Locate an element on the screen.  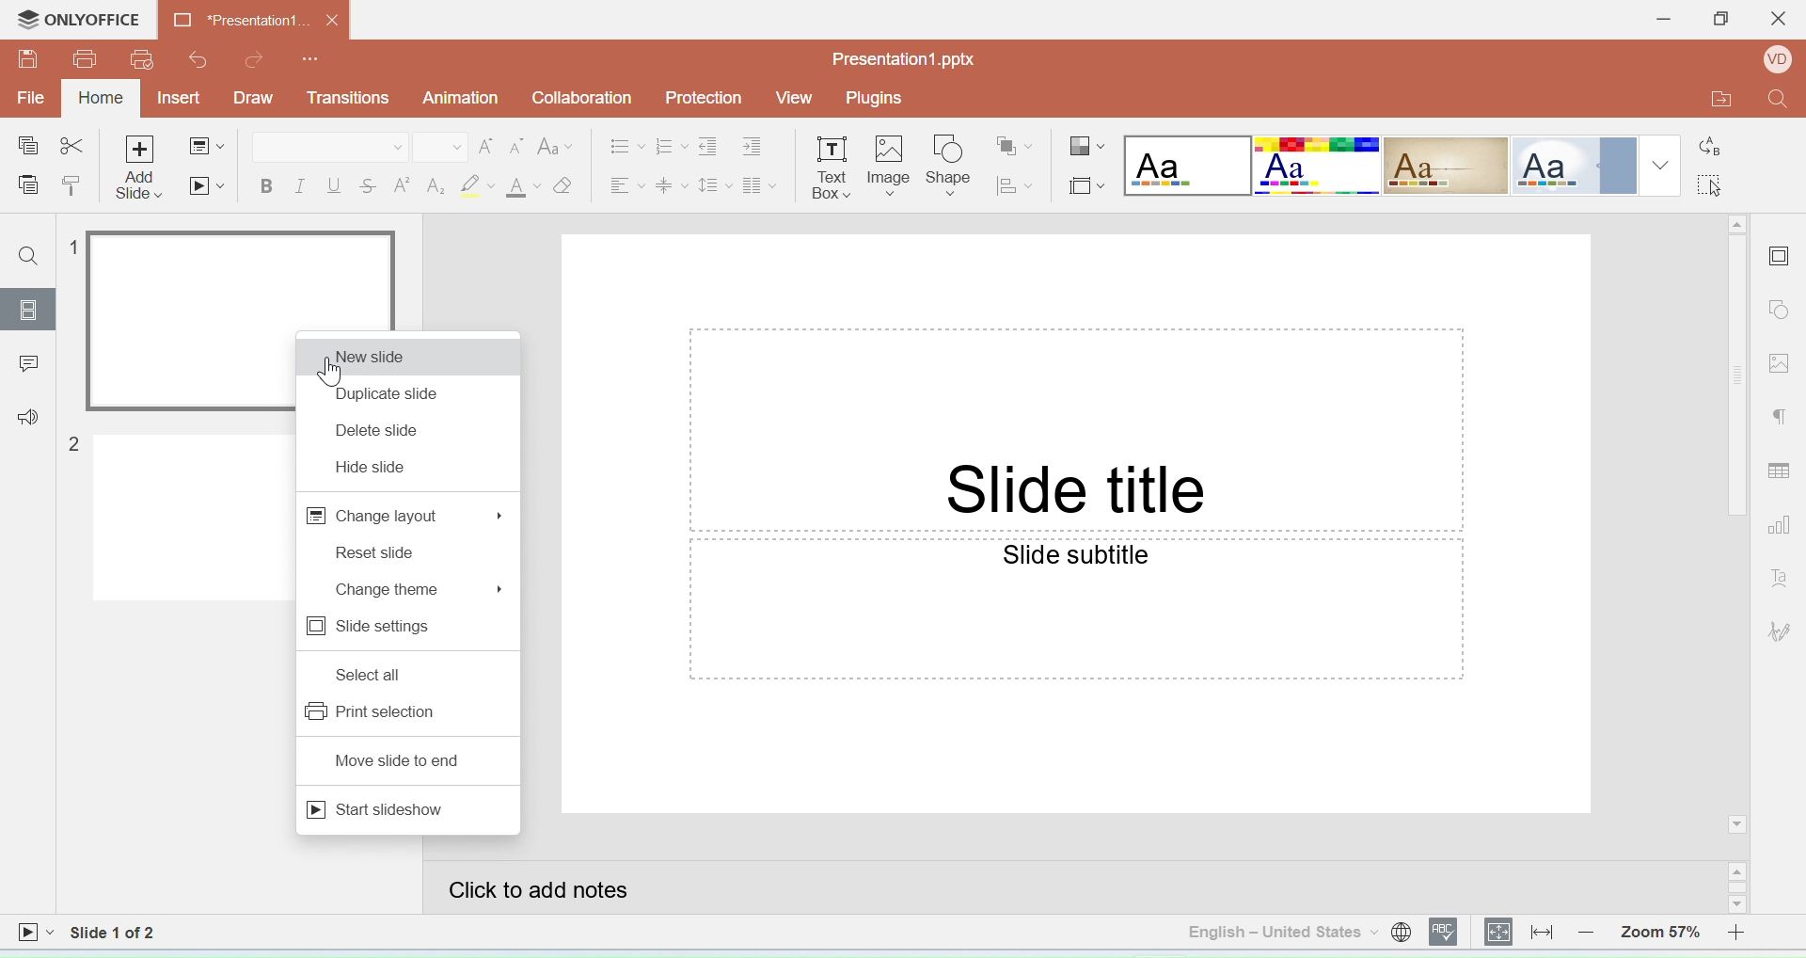
Draw is located at coordinates (253, 99).